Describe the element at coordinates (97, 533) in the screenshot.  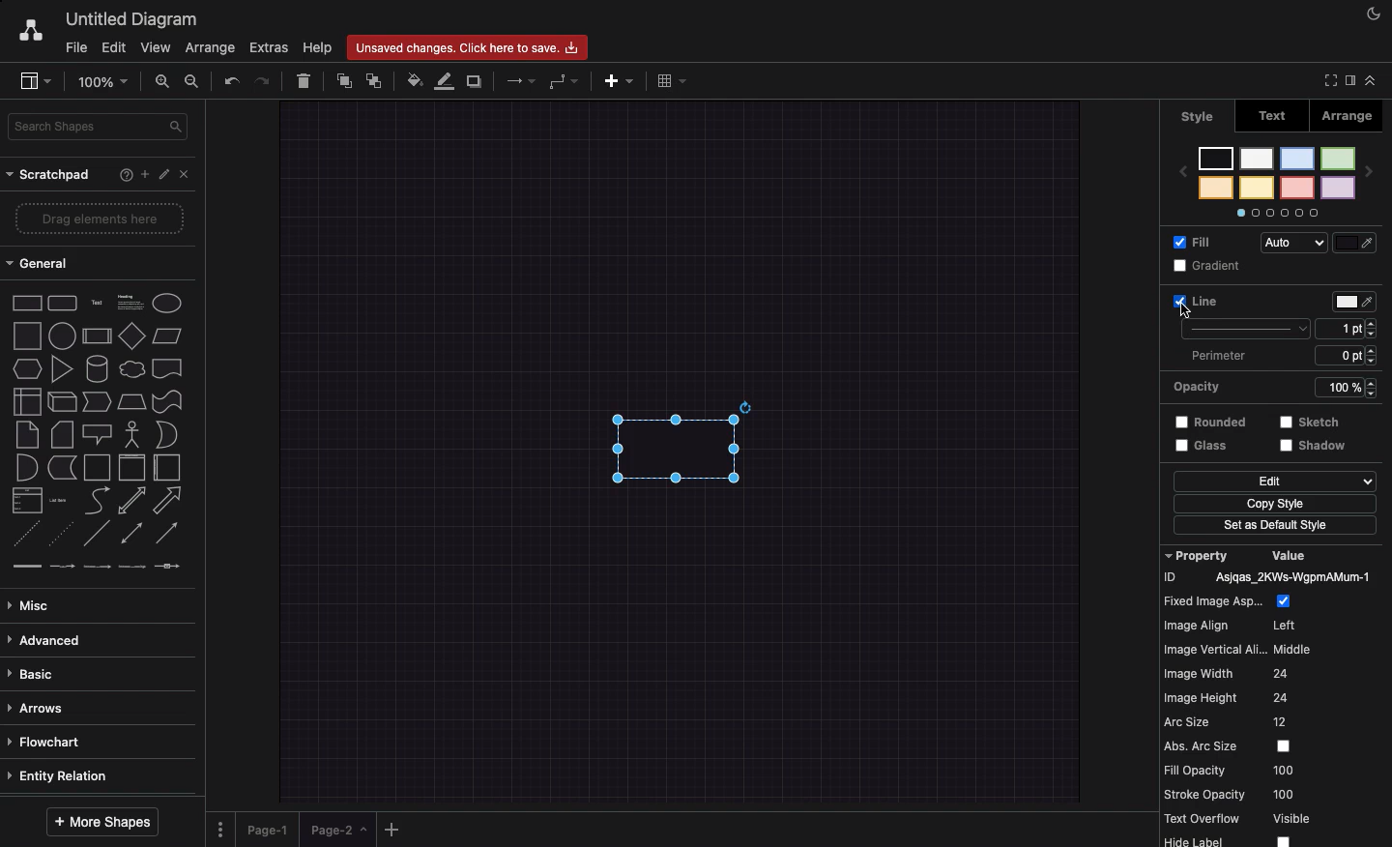
I see `line` at that location.